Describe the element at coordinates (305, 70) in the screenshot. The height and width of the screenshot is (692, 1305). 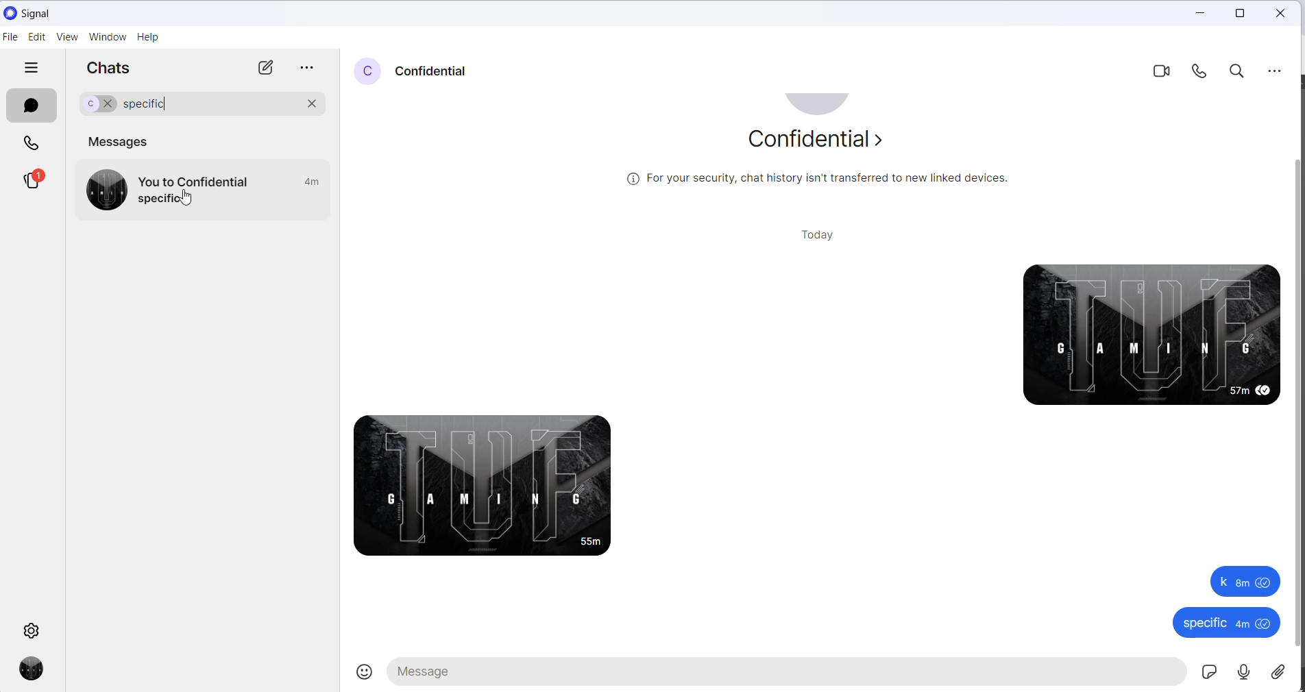
I see `more options` at that location.